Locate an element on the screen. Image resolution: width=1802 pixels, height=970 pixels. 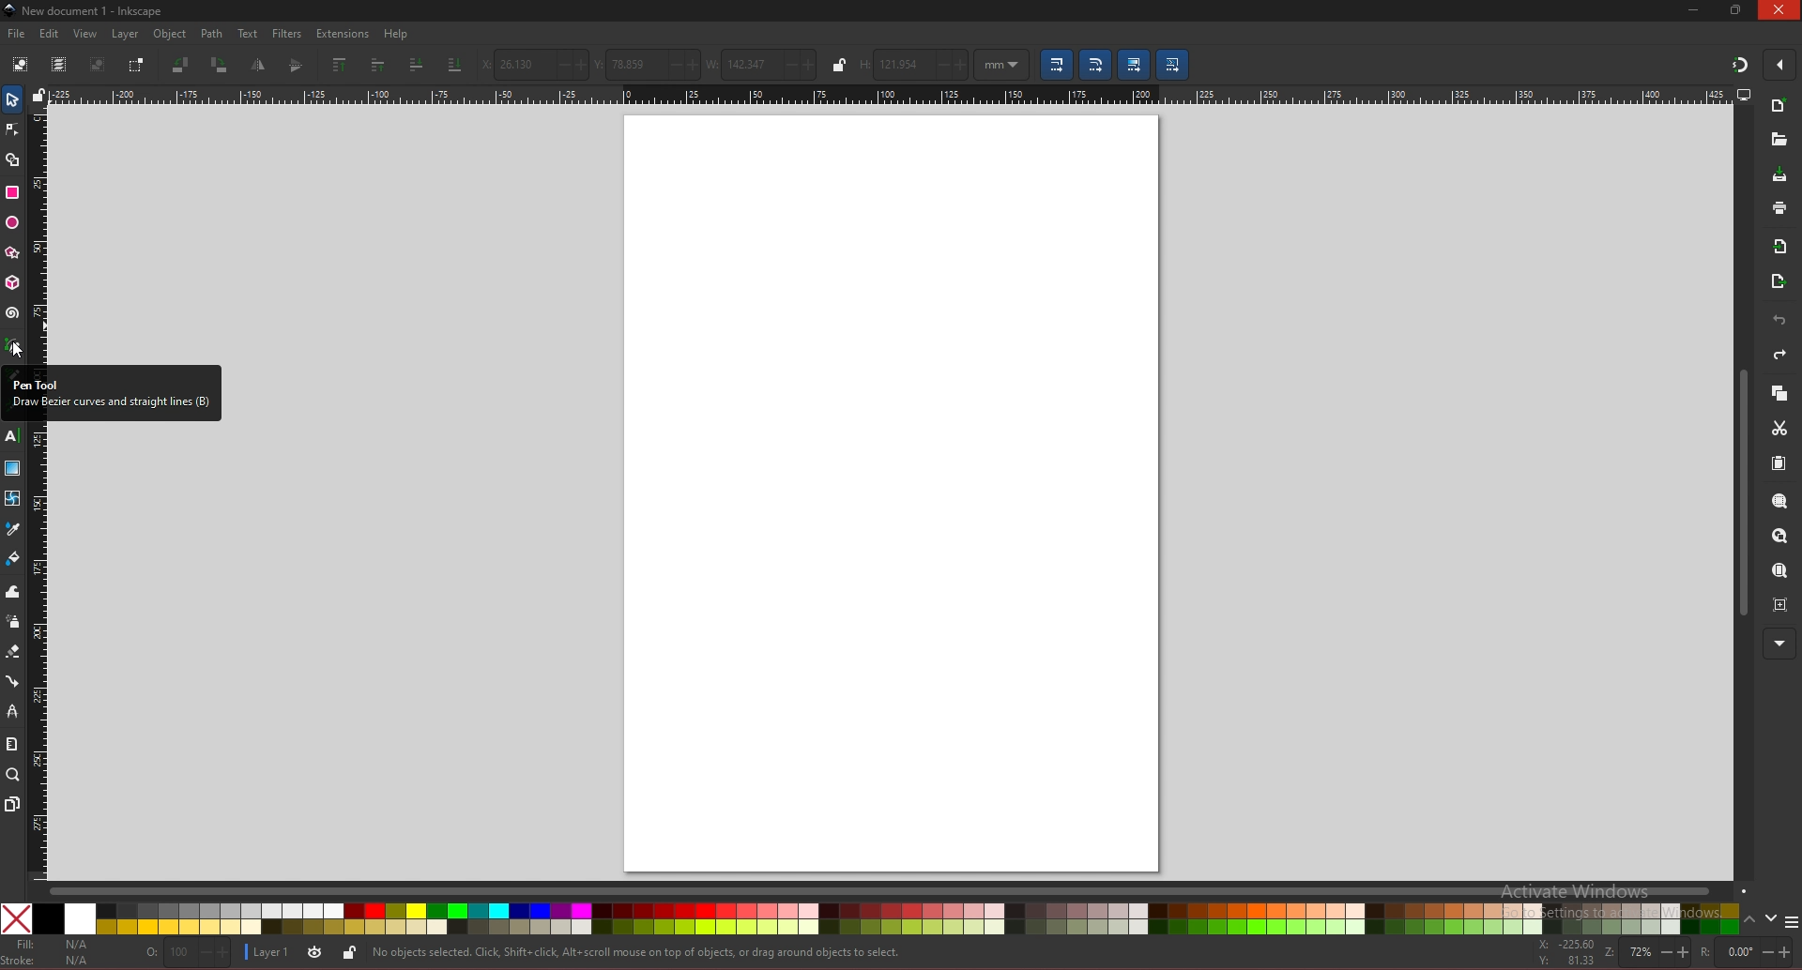
pen is located at coordinates (16, 346).